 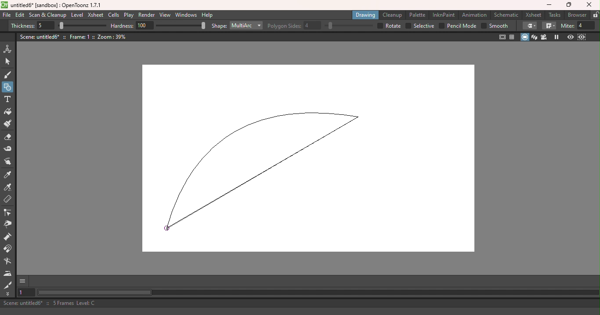 What do you see at coordinates (9, 226) in the screenshot?
I see `Pinch tool` at bounding box center [9, 226].